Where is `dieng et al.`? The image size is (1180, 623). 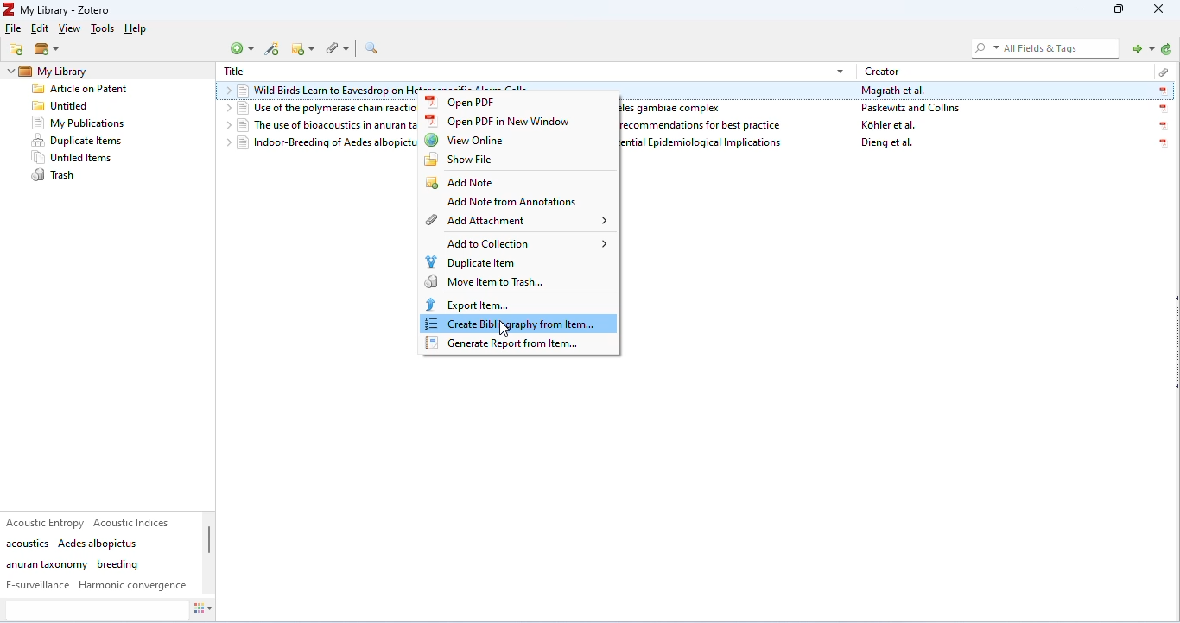
dieng et al. is located at coordinates (888, 144).